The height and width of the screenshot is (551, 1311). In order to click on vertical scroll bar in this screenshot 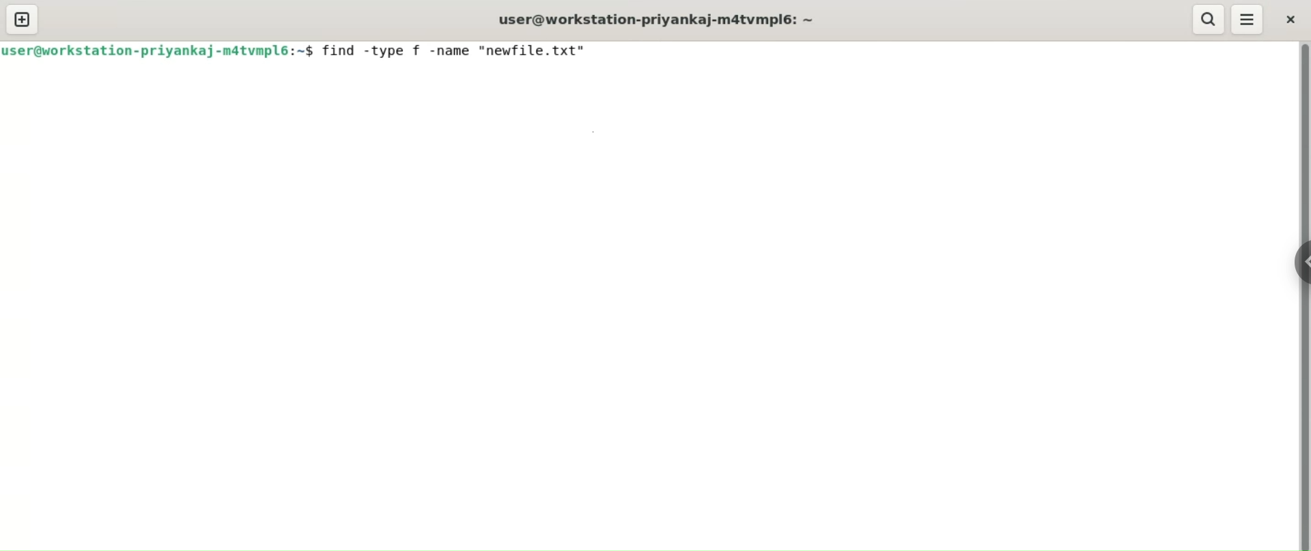, I will do `click(1303, 294)`.